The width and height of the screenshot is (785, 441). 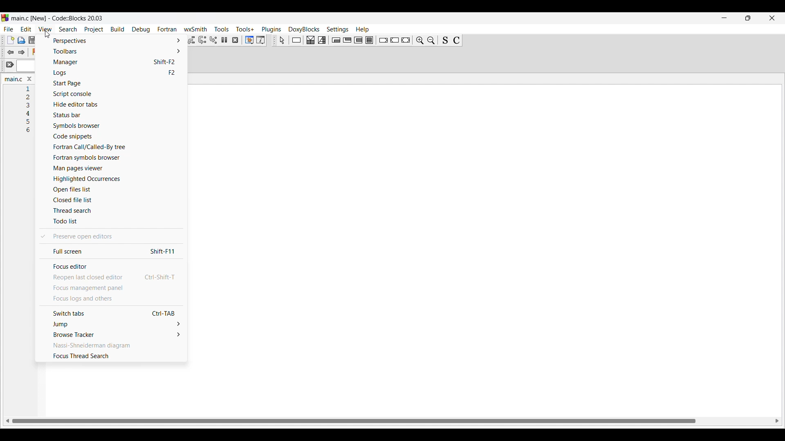 I want to click on Save, so click(x=32, y=40).